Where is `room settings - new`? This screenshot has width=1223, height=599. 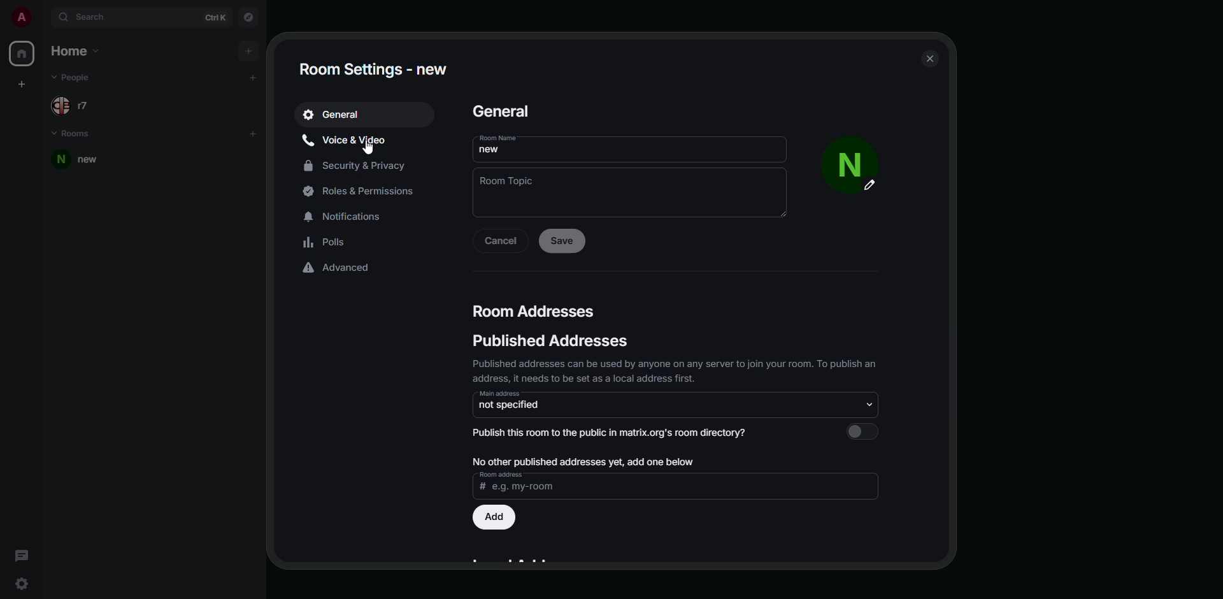 room settings - new is located at coordinates (375, 69).